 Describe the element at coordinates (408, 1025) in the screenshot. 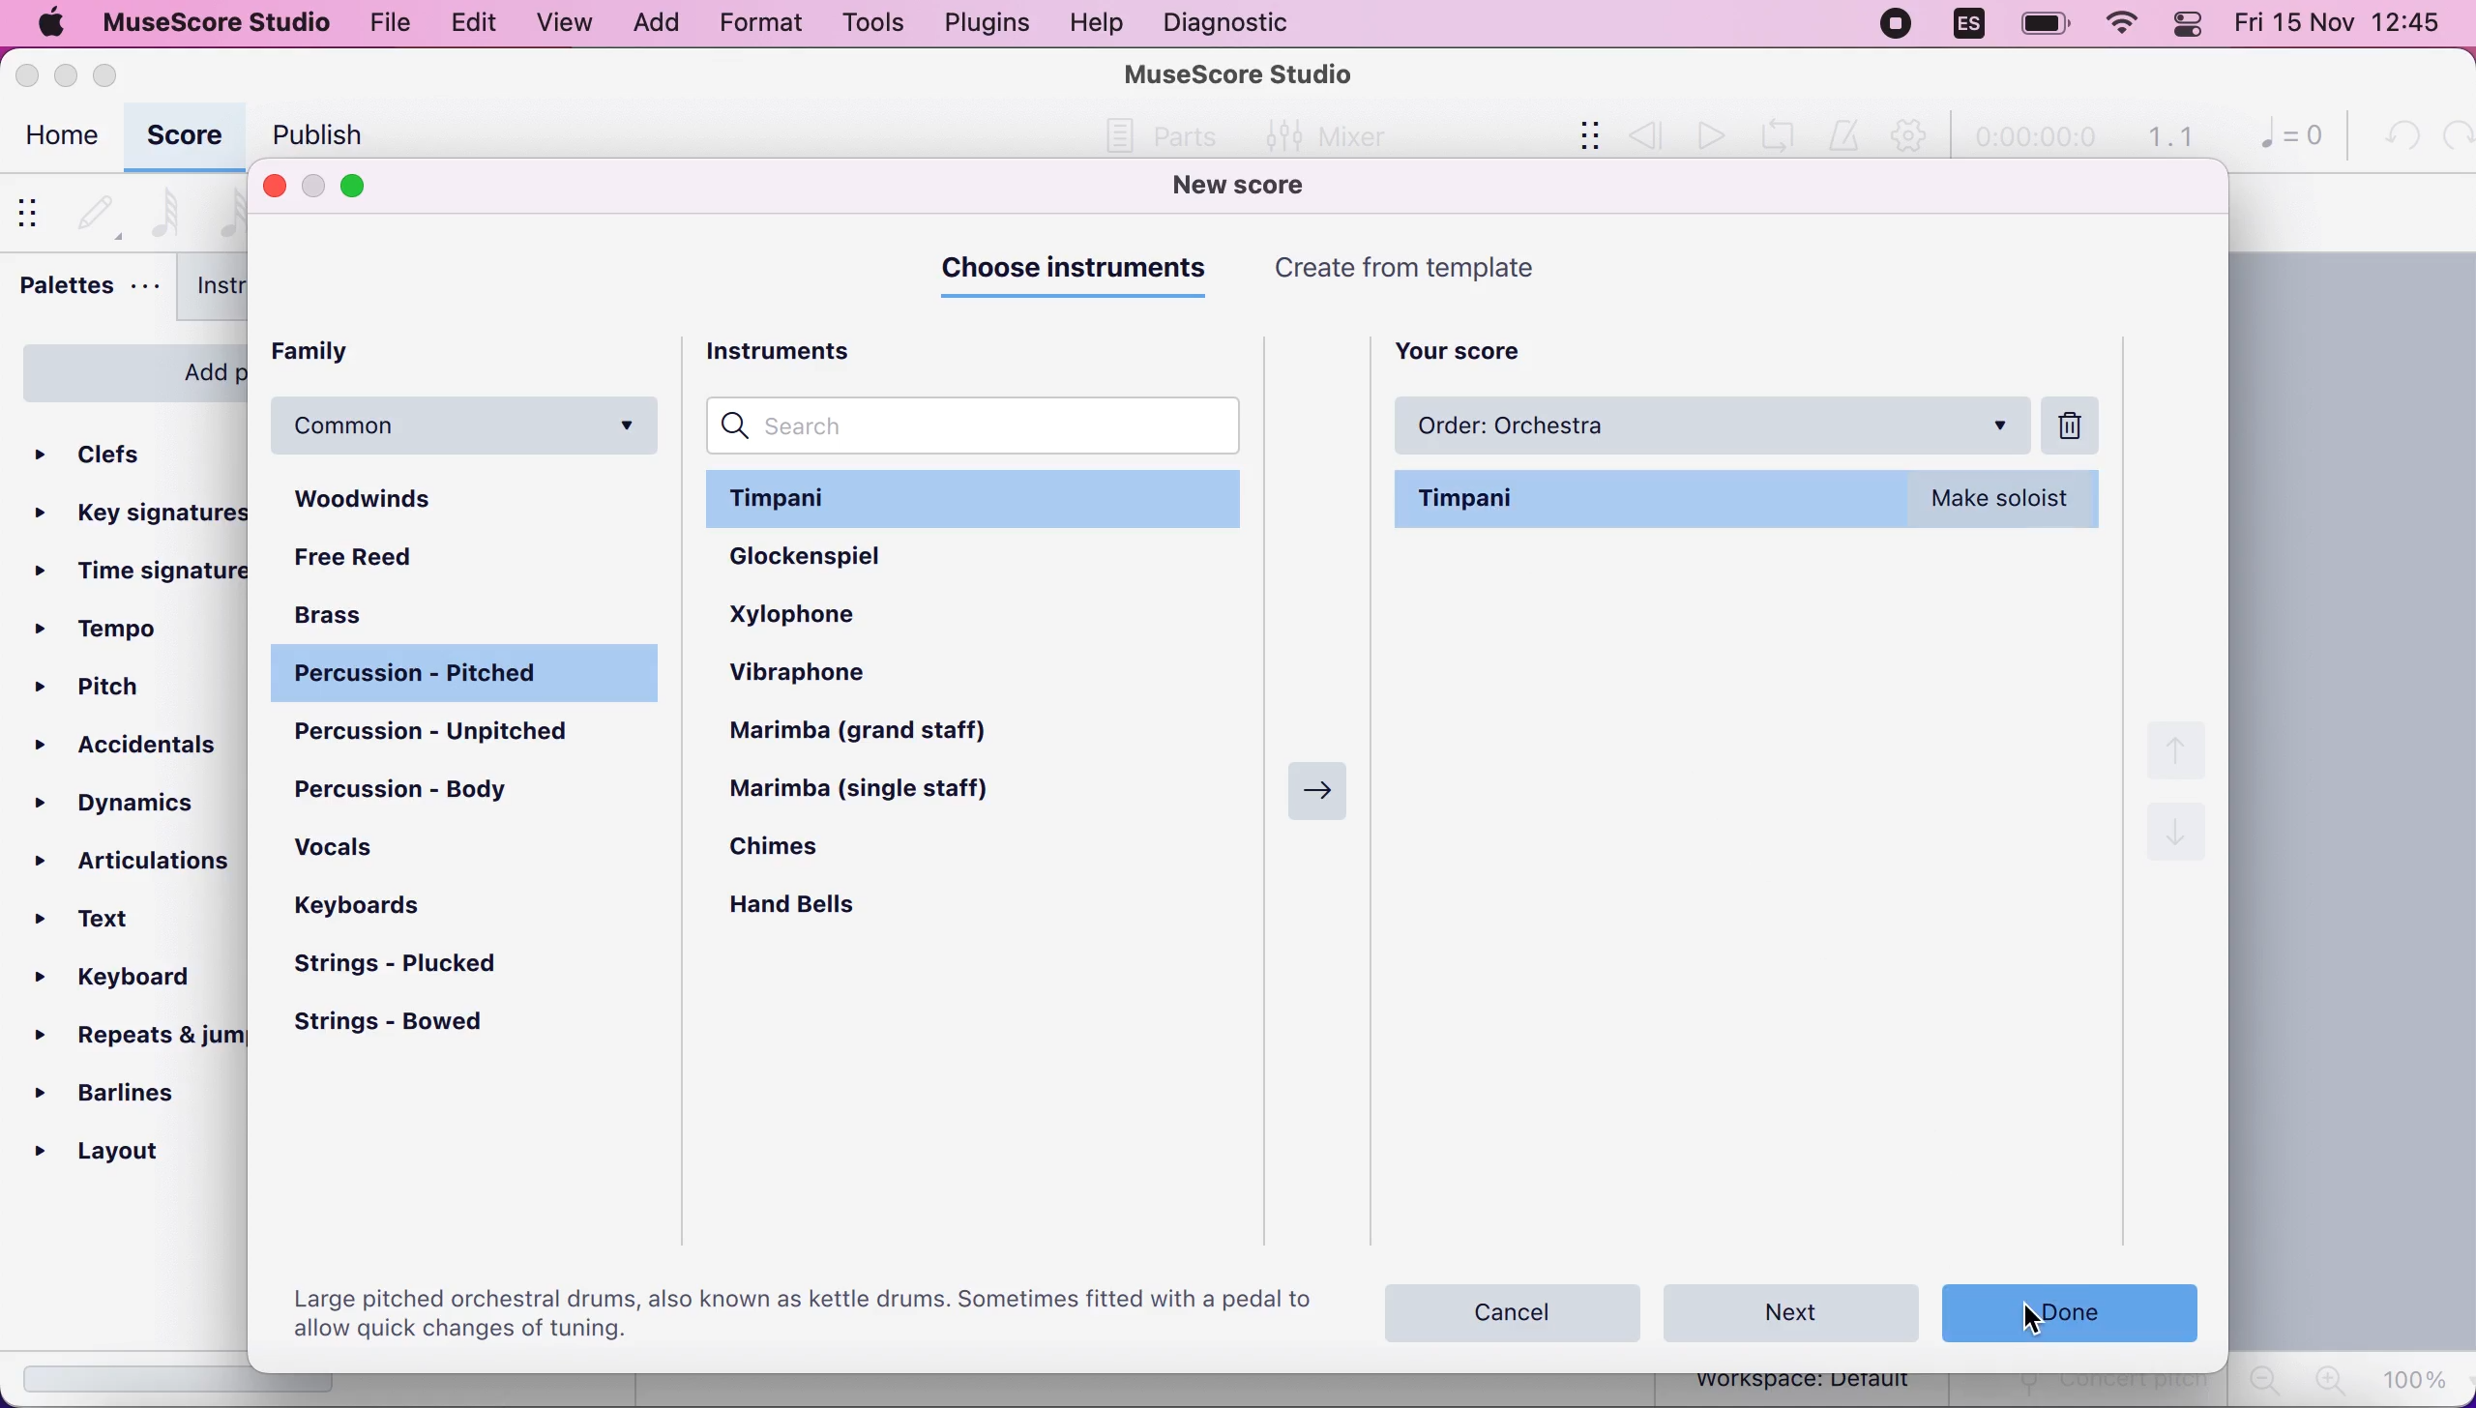

I see `strings - bowed` at that location.